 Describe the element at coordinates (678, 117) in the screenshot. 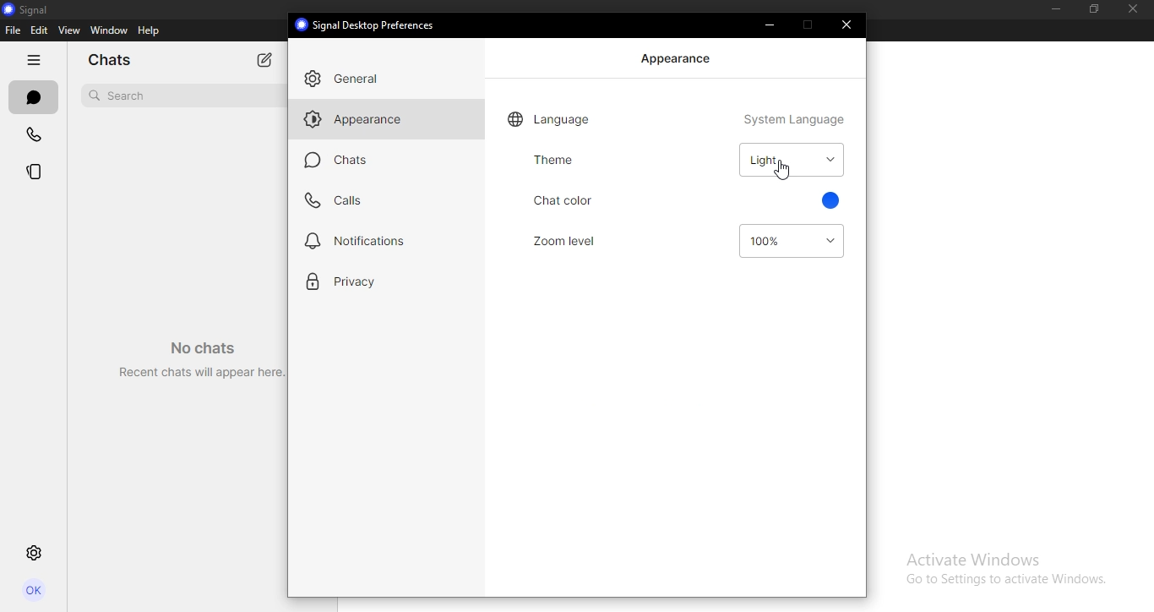

I see `language system language` at that location.